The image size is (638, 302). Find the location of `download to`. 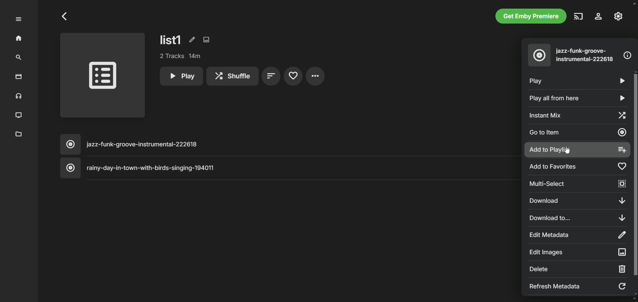

download to is located at coordinates (576, 217).